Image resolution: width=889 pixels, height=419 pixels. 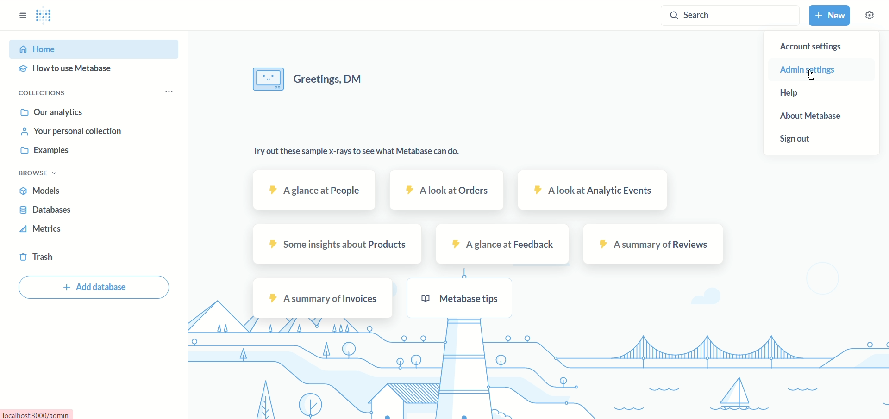 What do you see at coordinates (798, 93) in the screenshot?
I see `Help` at bounding box center [798, 93].